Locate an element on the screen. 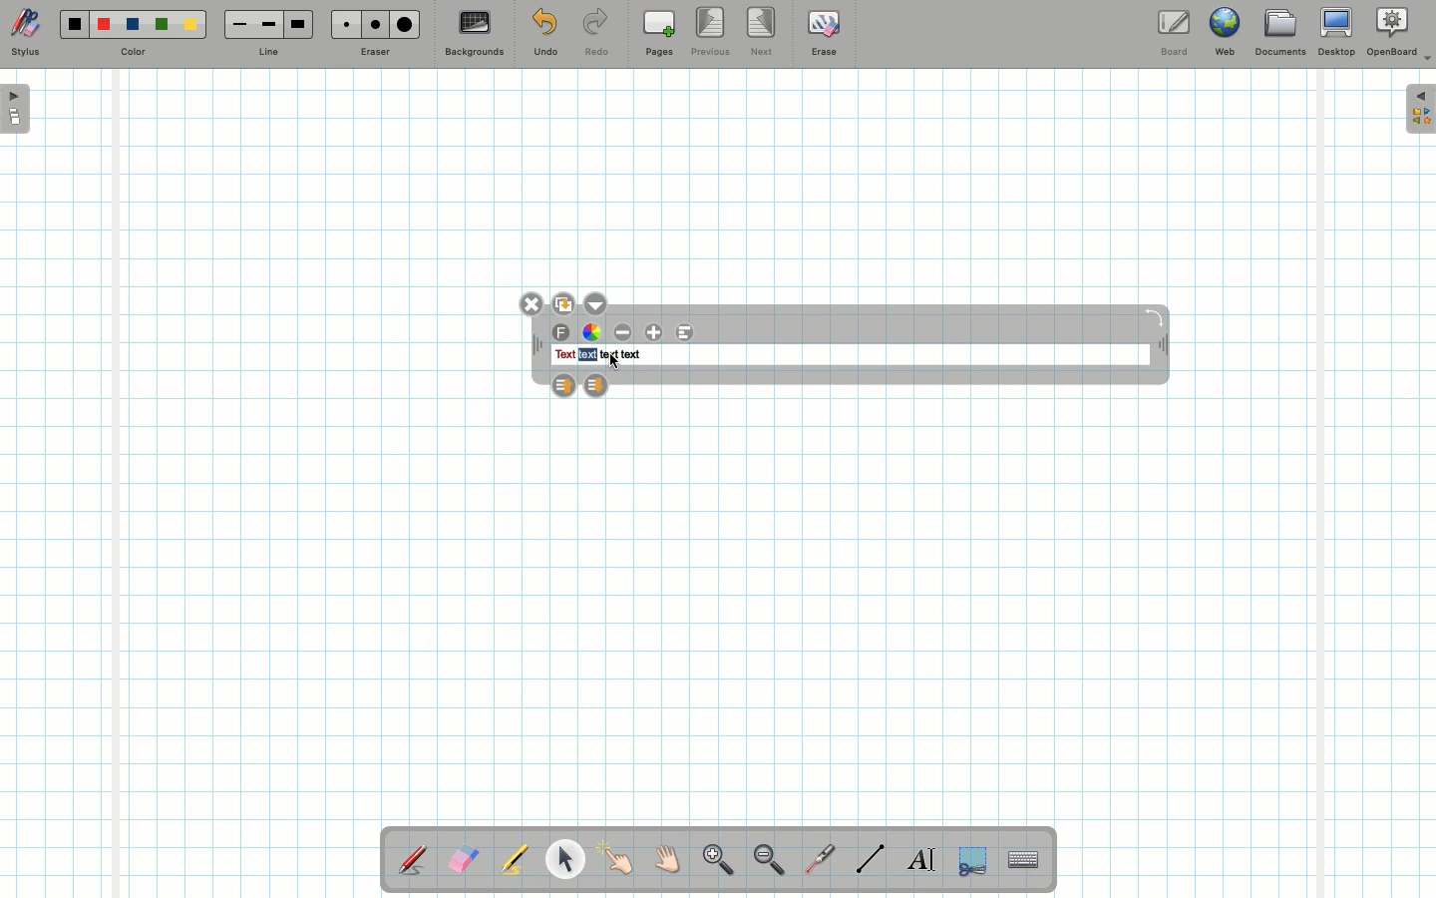  Write text is located at coordinates (923, 856).